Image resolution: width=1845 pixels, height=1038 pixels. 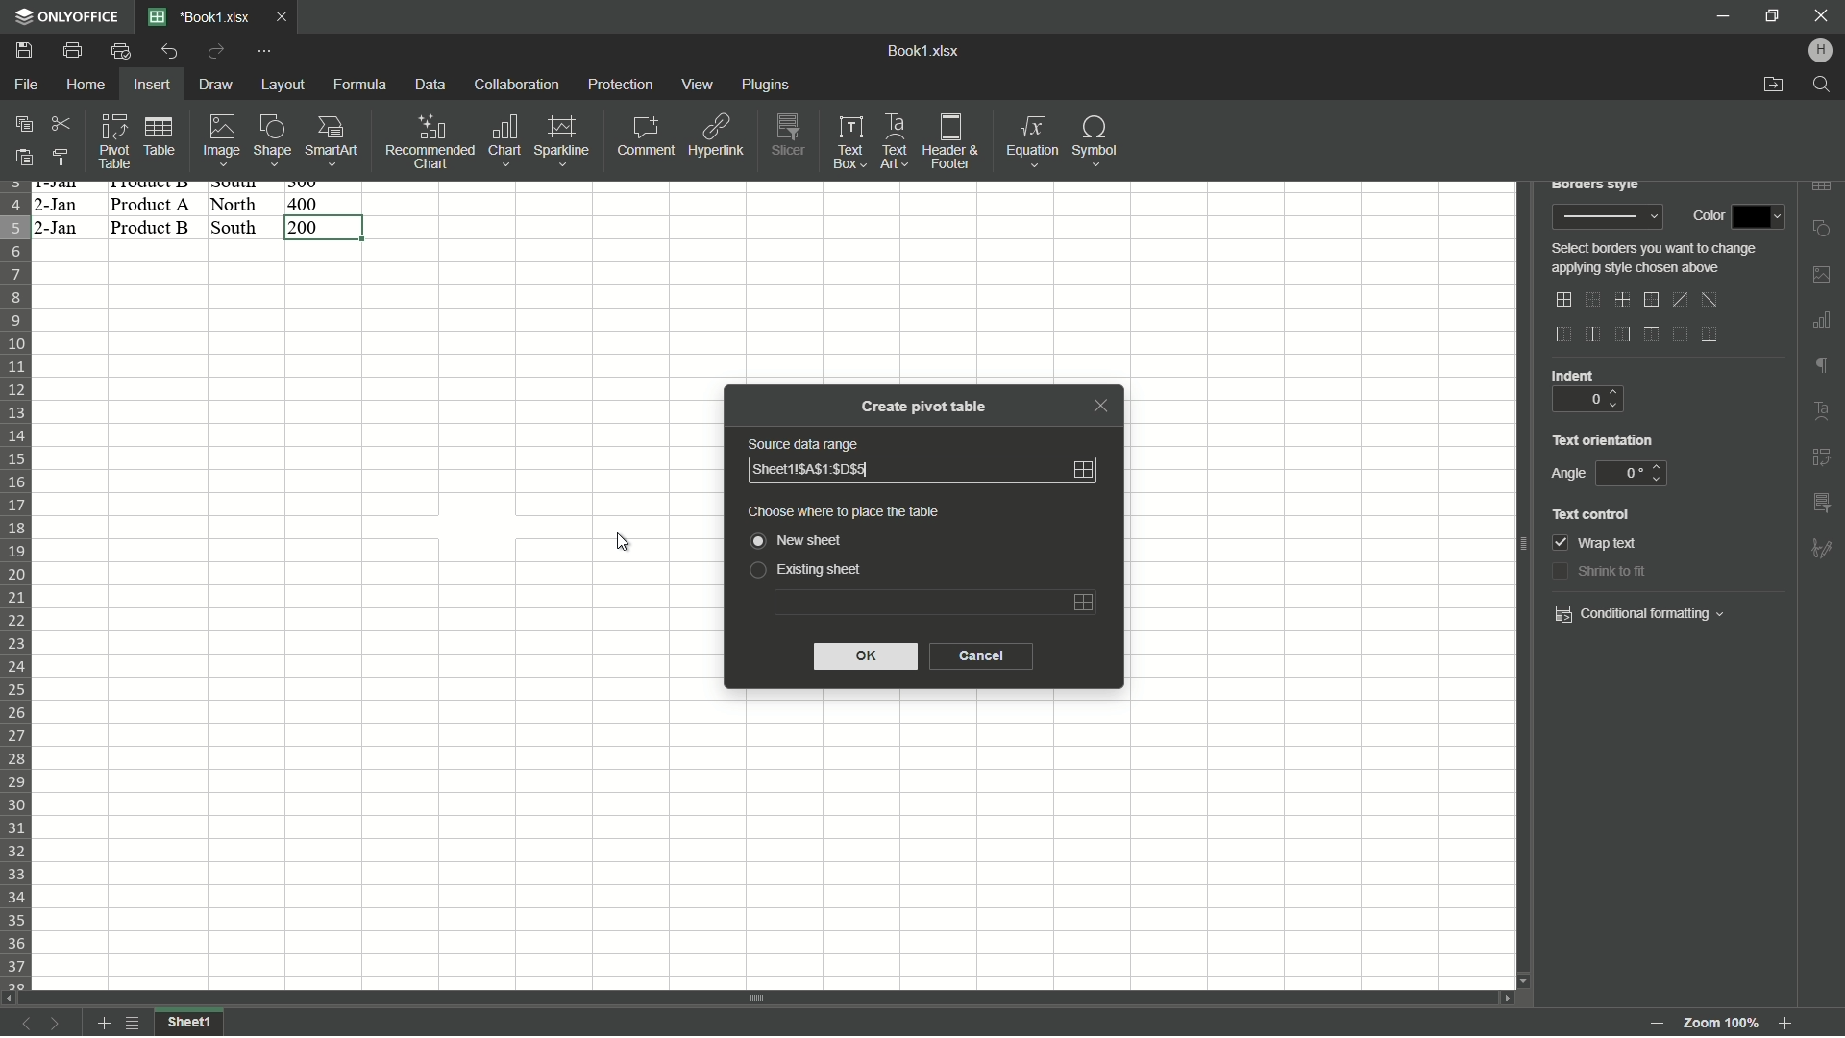 What do you see at coordinates (215, 83) in the screenshot?
I see `Draw` at bounding box center [215, 83].